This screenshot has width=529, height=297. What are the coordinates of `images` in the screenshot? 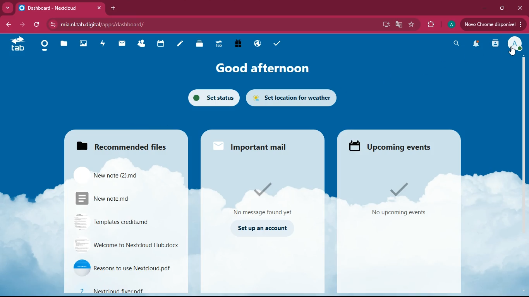 It's located at (86, 44).